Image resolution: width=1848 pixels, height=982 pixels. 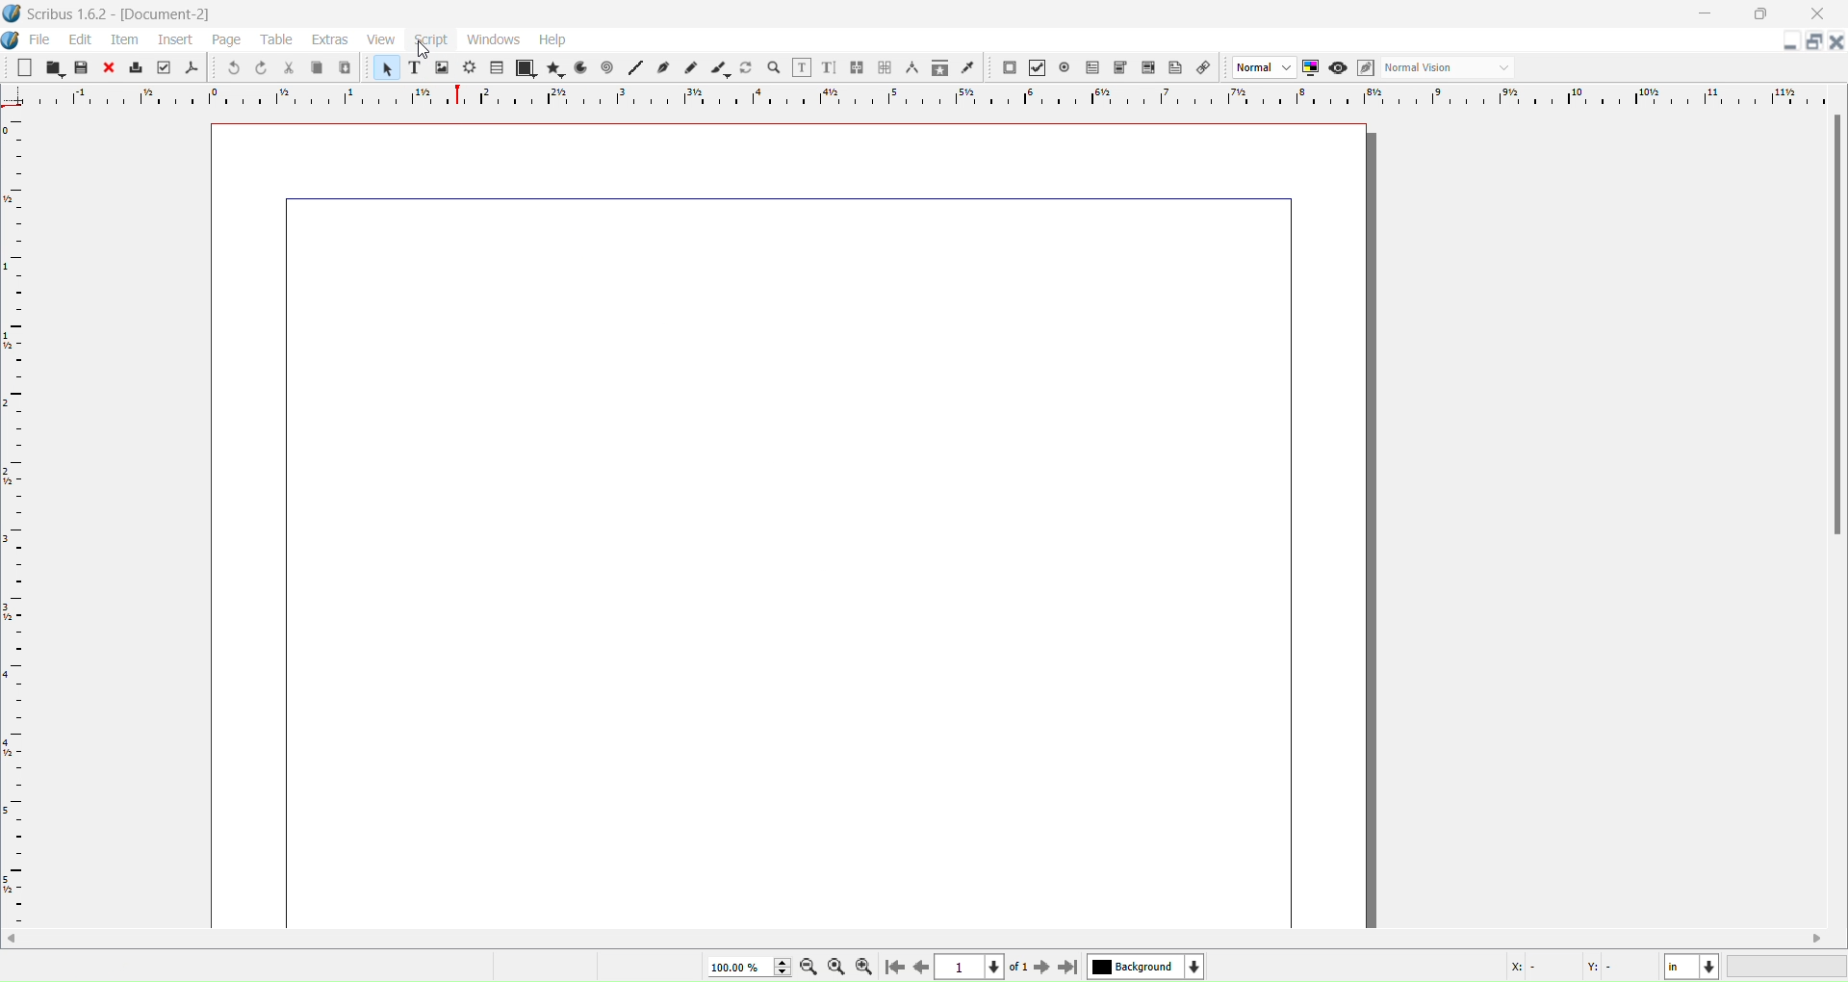 I want to click on Print, so click(x=136, y=68).